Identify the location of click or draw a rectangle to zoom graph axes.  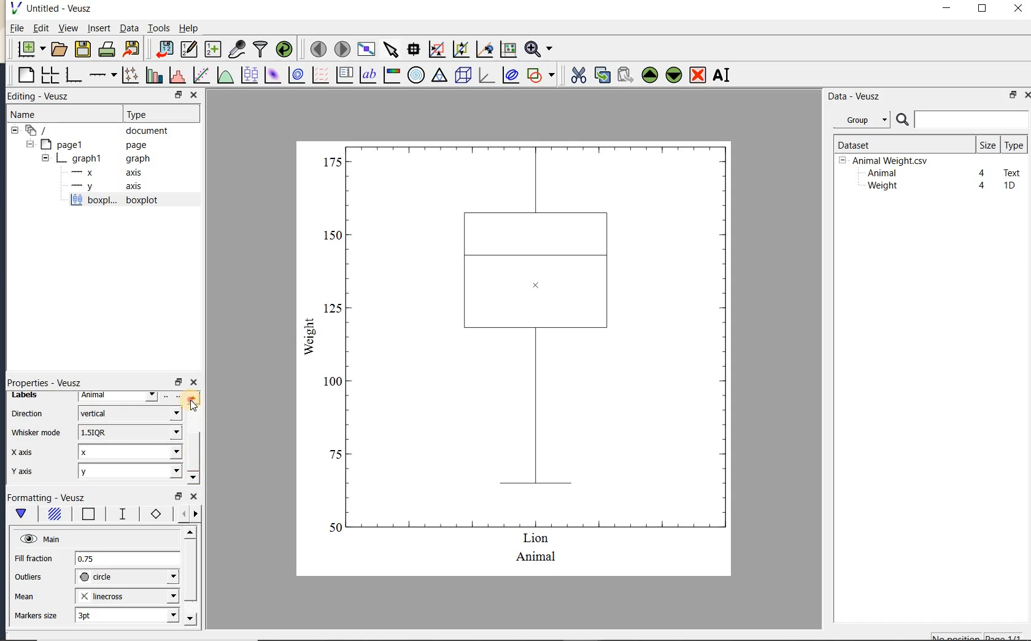
(436, 50).